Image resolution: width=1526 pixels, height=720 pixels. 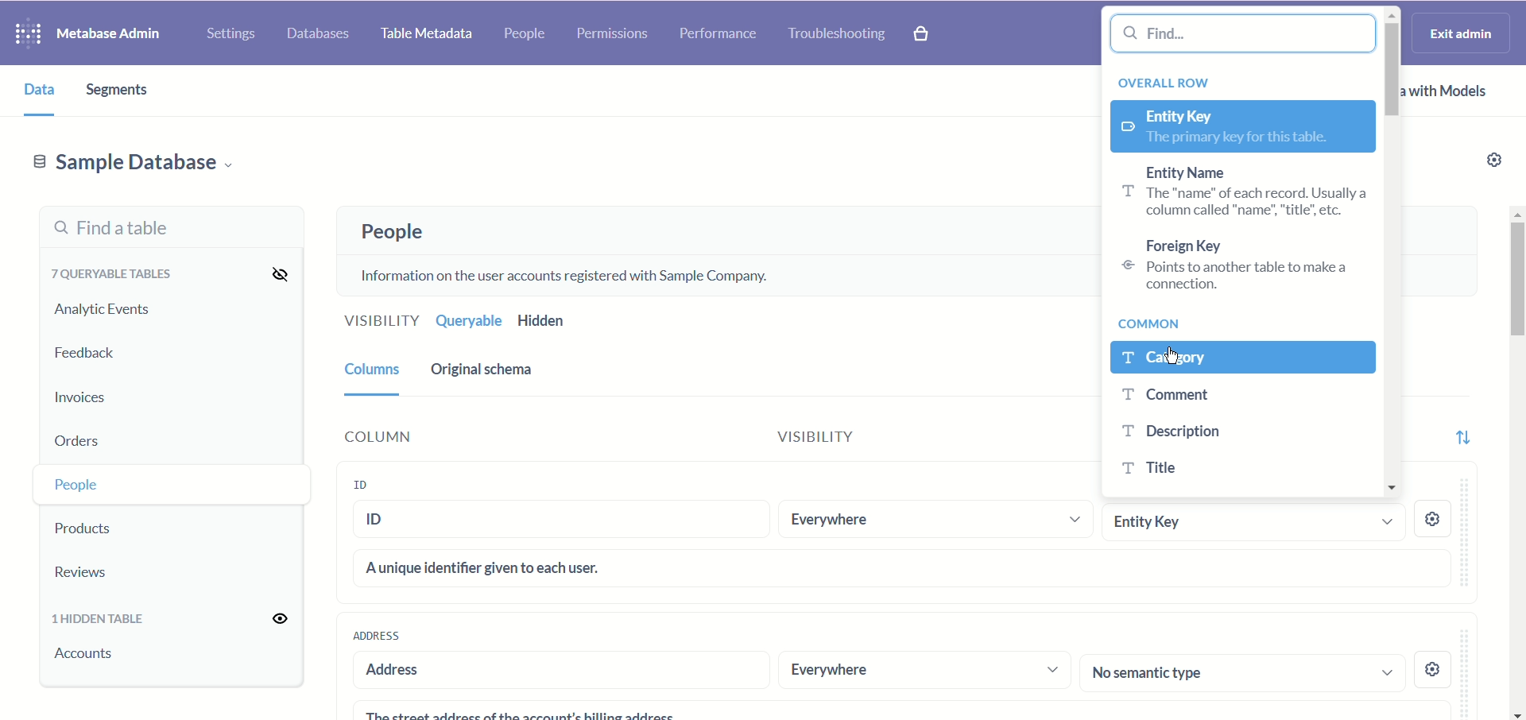 I want to click on o EntityKey
The primary key for this table., so click(x=1242, y=127).